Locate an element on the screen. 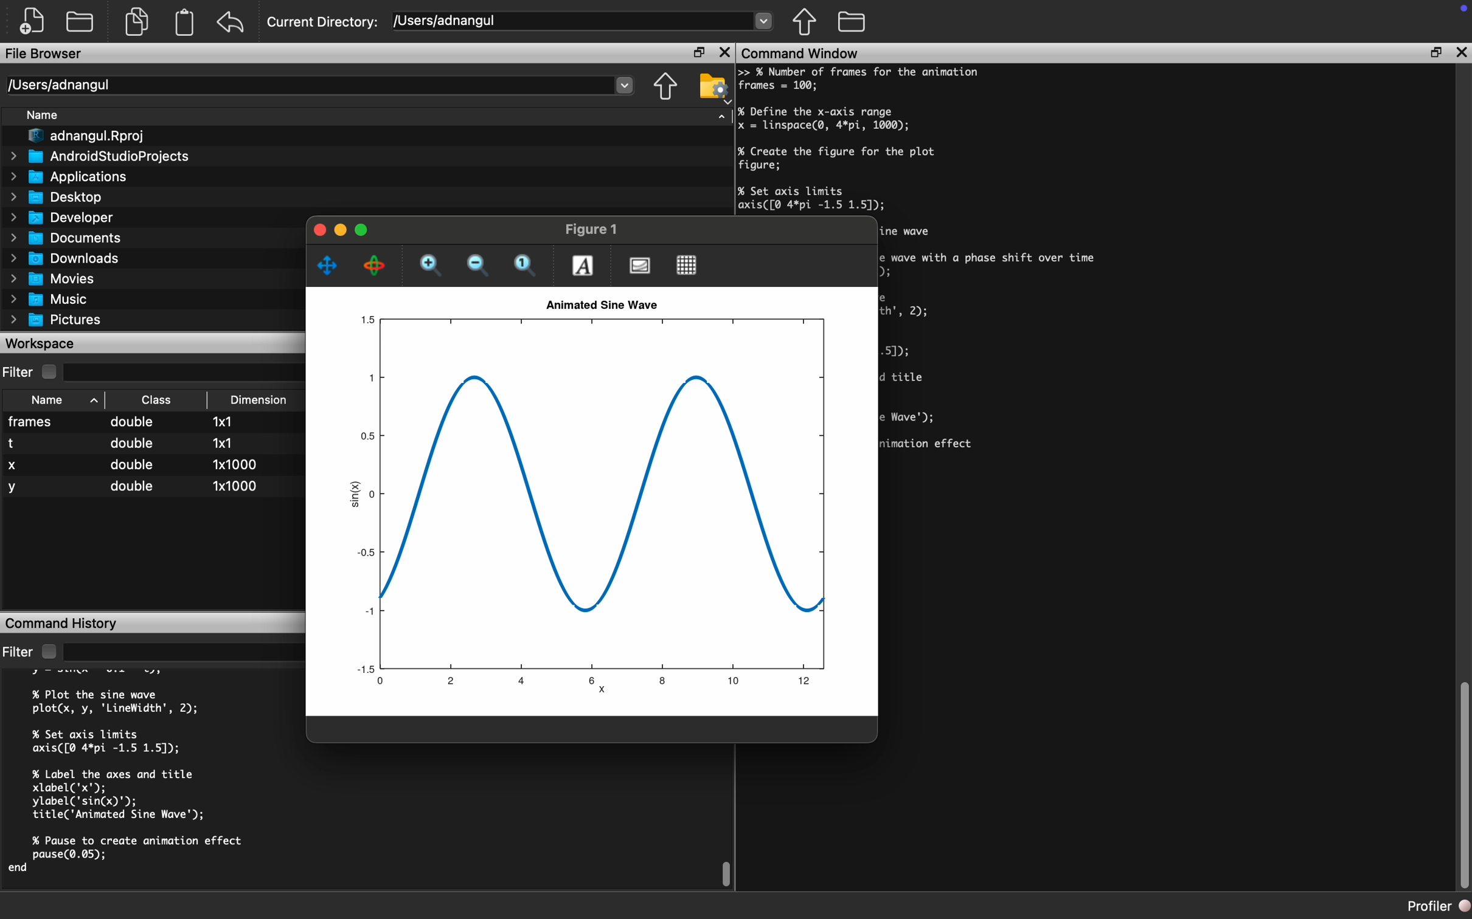 The image size is (1472, 919). move is located at coordinates (329, 264).